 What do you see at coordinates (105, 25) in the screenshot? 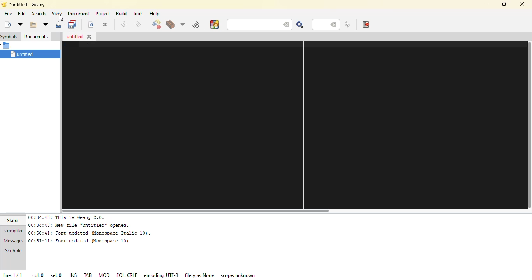
I see `close` at bounding box center [105, 25].